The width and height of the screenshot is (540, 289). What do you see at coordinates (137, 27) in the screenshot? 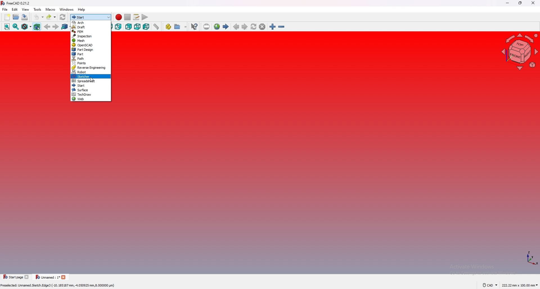
I see `bottom` at bounding box center [137, 27].